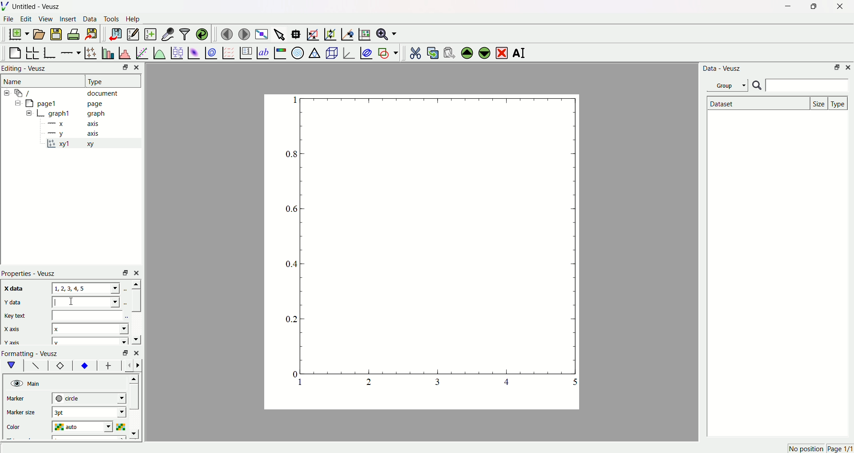  What do you see at coordinates (17, 303) in the screenshot?
I see `Y data` at bounding box center [17, 303].